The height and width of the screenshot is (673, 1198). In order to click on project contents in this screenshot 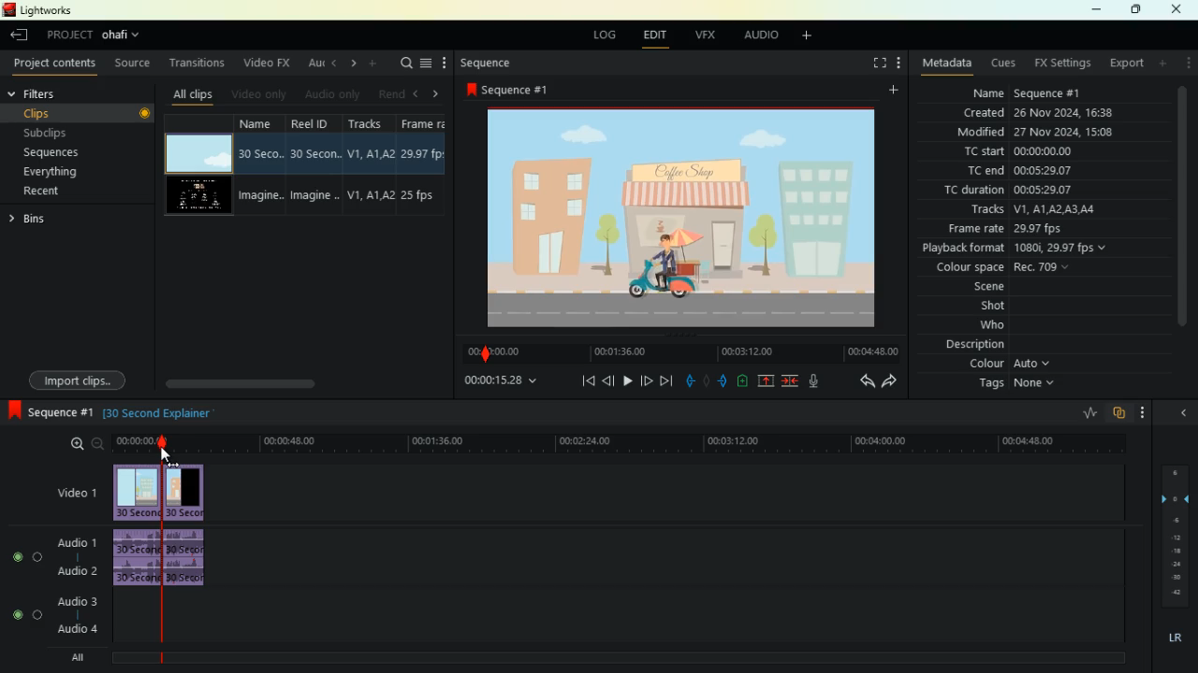, I will do `click(57, 64)`.